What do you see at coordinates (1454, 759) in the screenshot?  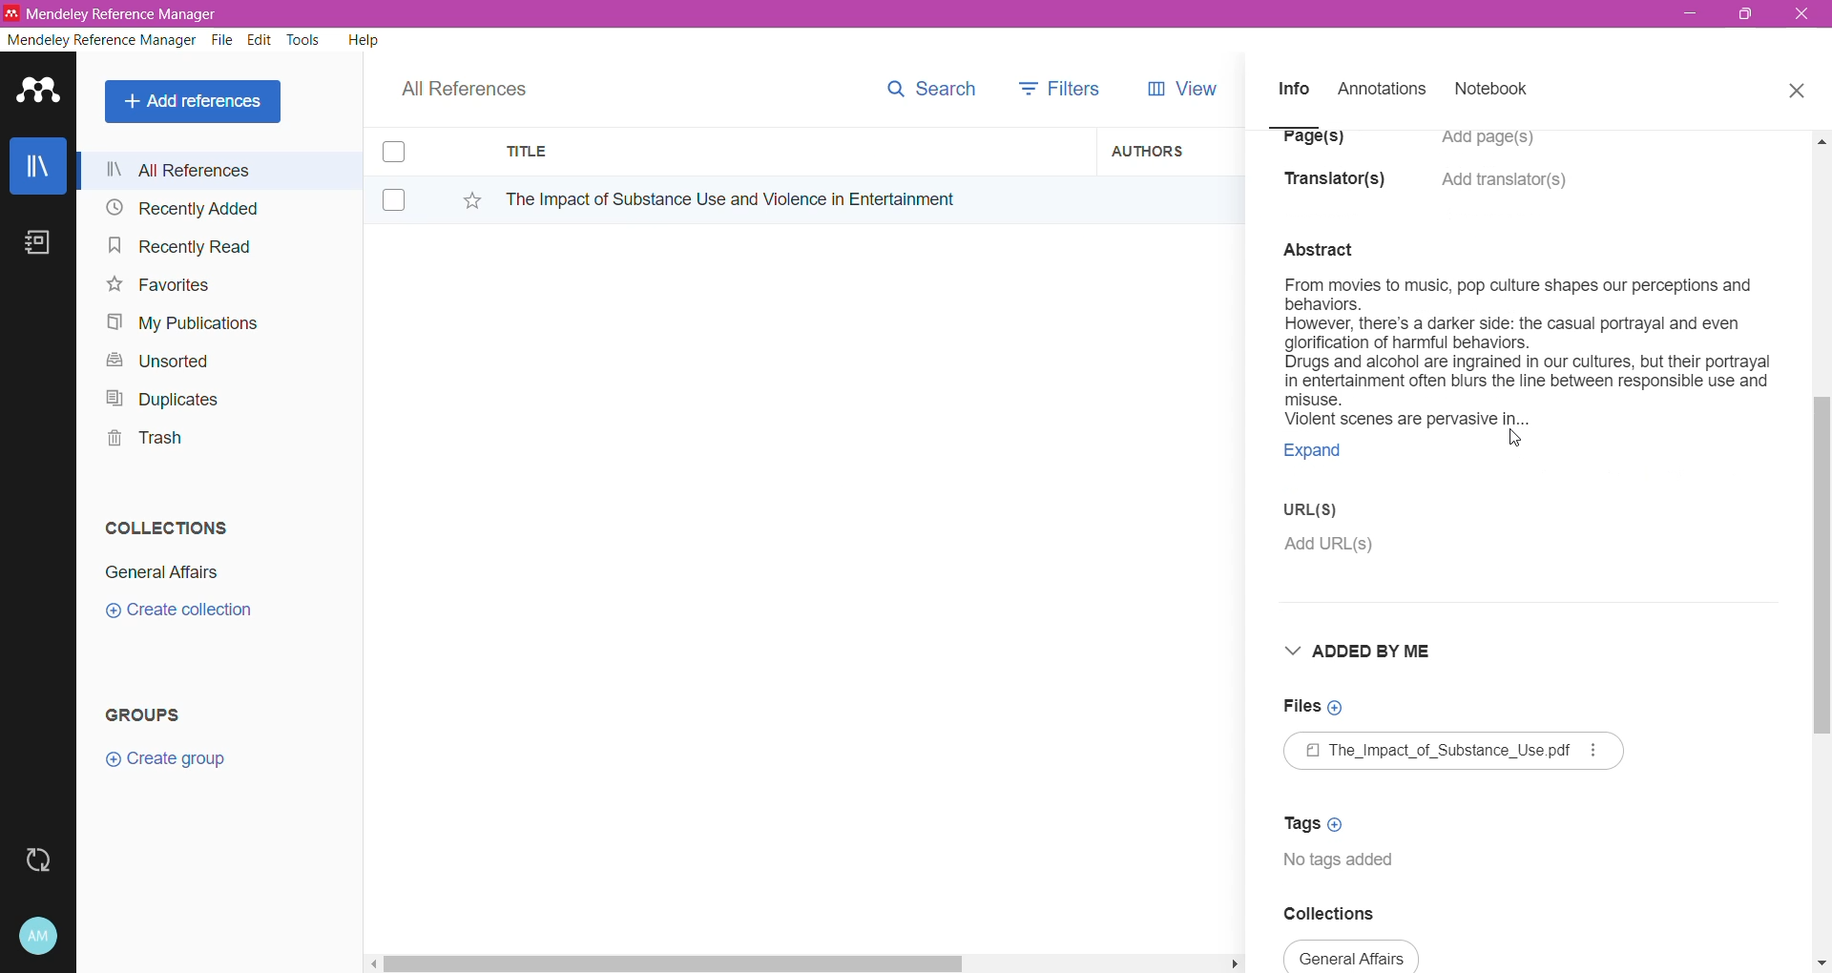 I see `Available File` at bounding box center [1454, 759].